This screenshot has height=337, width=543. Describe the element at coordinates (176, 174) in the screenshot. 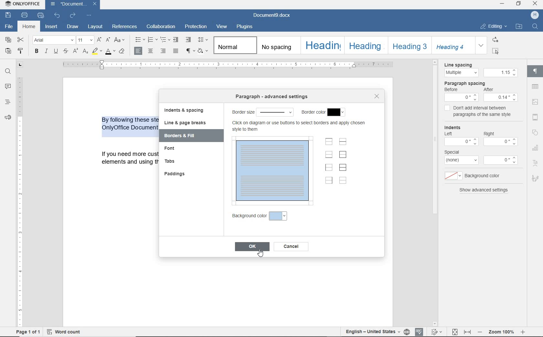

I see `paddings` at that location.